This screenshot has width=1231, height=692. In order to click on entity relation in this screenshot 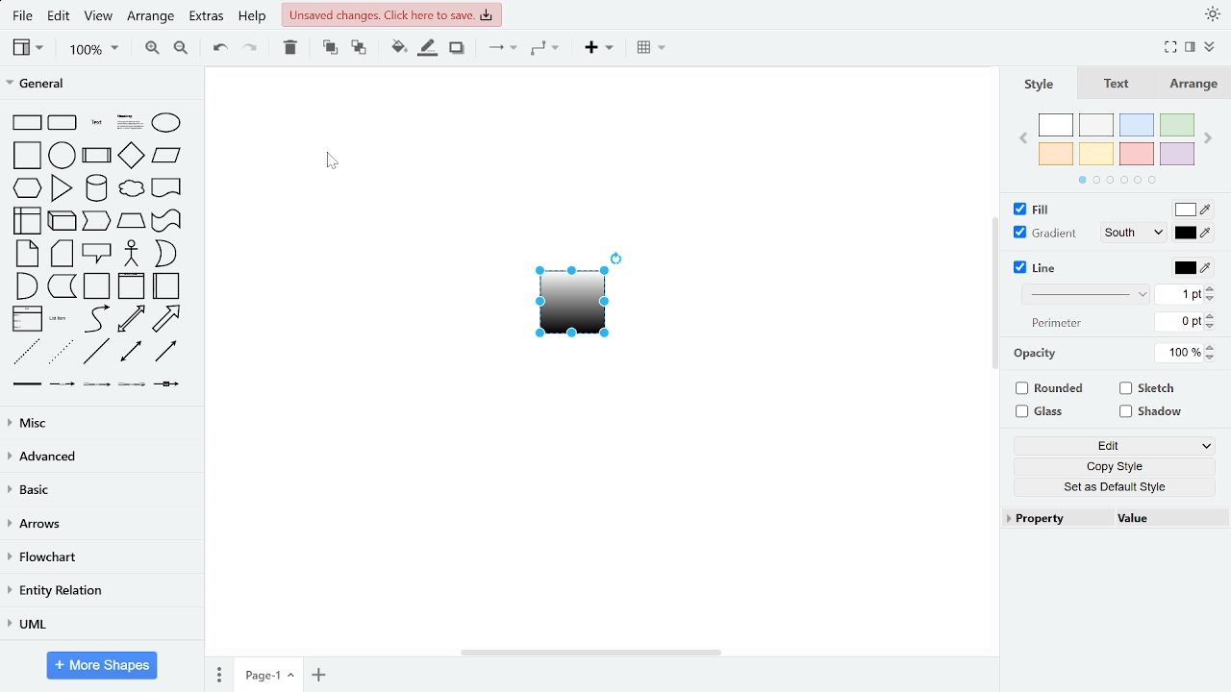, I will do `click(99, 590)`.